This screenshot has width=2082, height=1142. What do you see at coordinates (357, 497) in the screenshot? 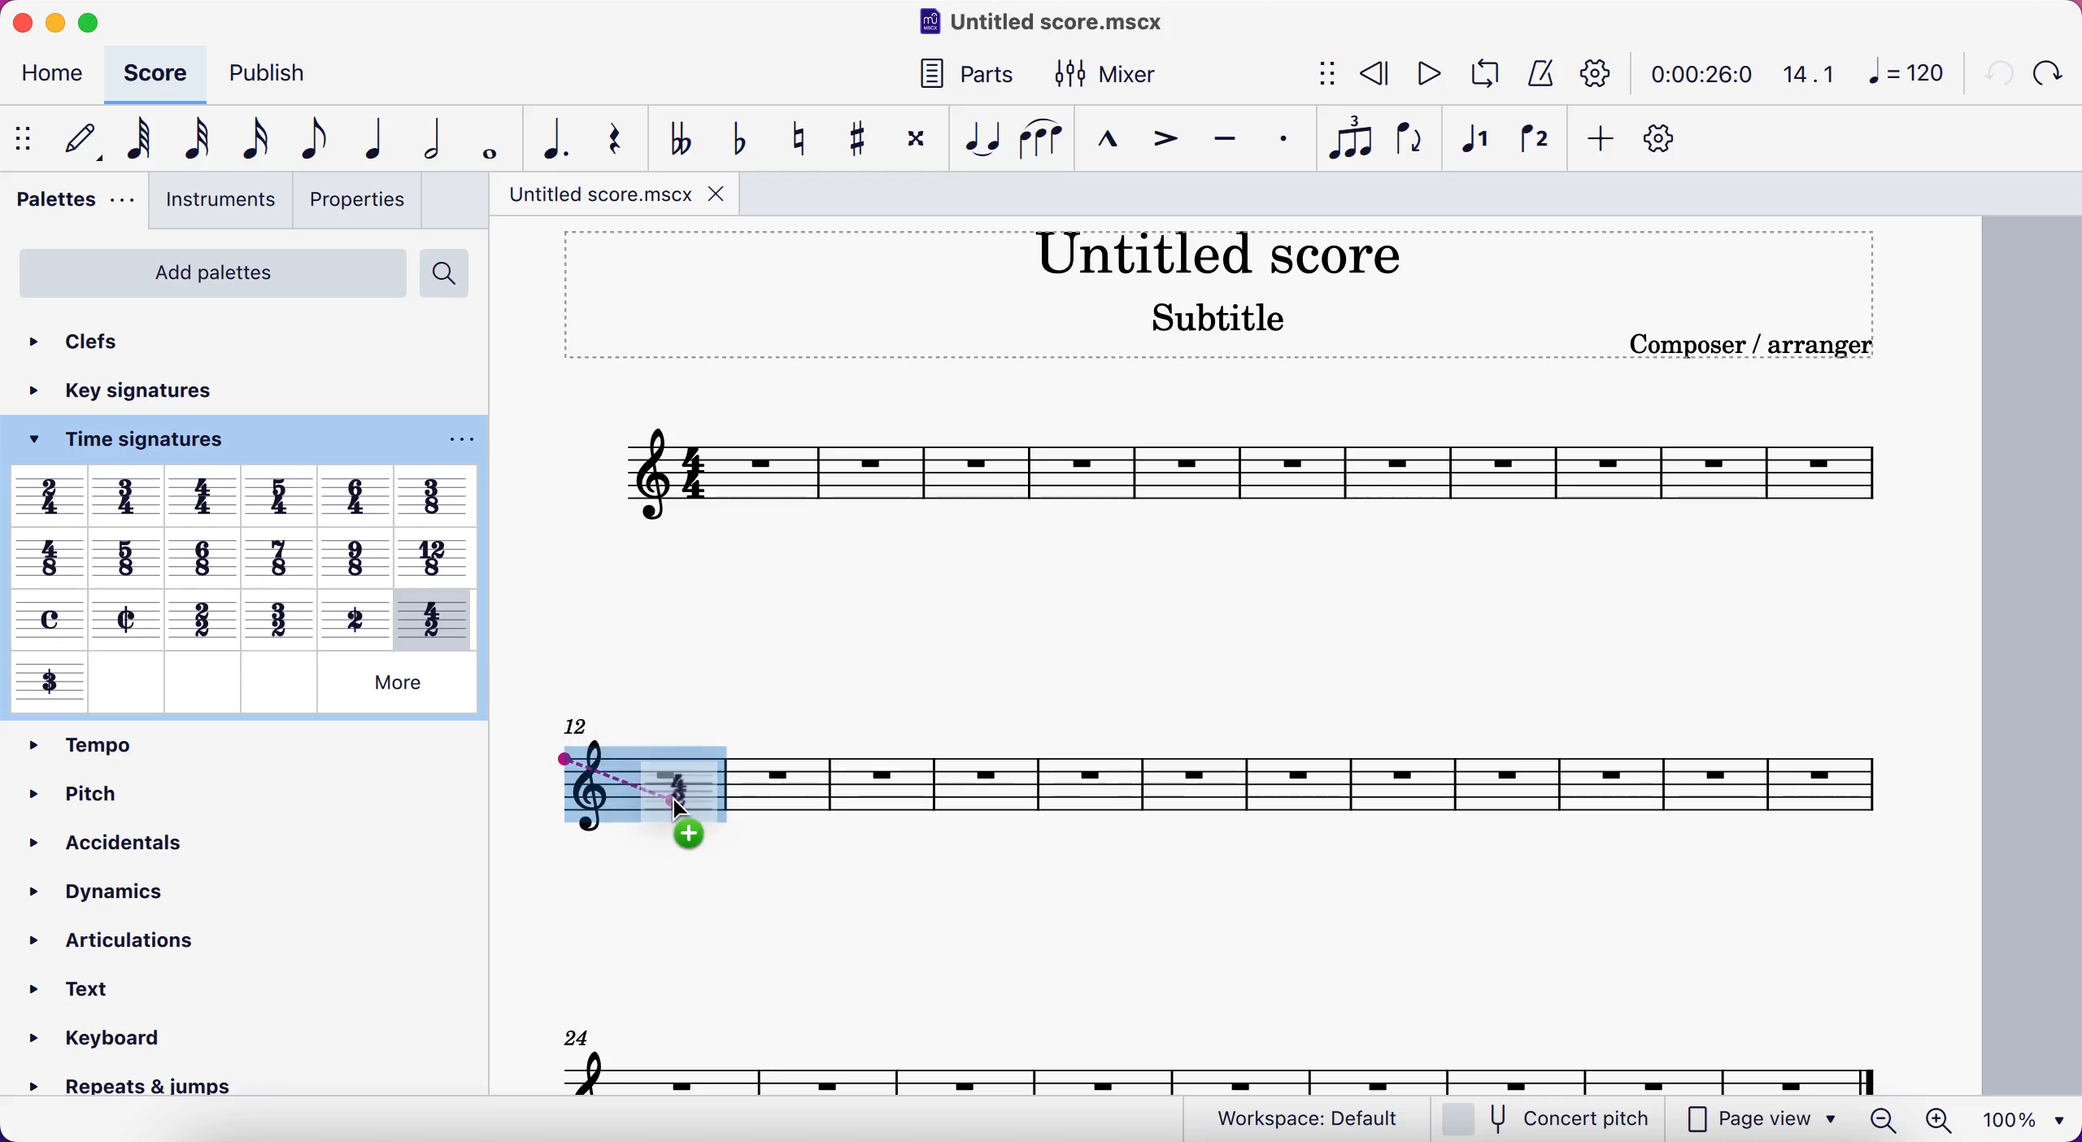
I see `` at bounding box center [357, 497].